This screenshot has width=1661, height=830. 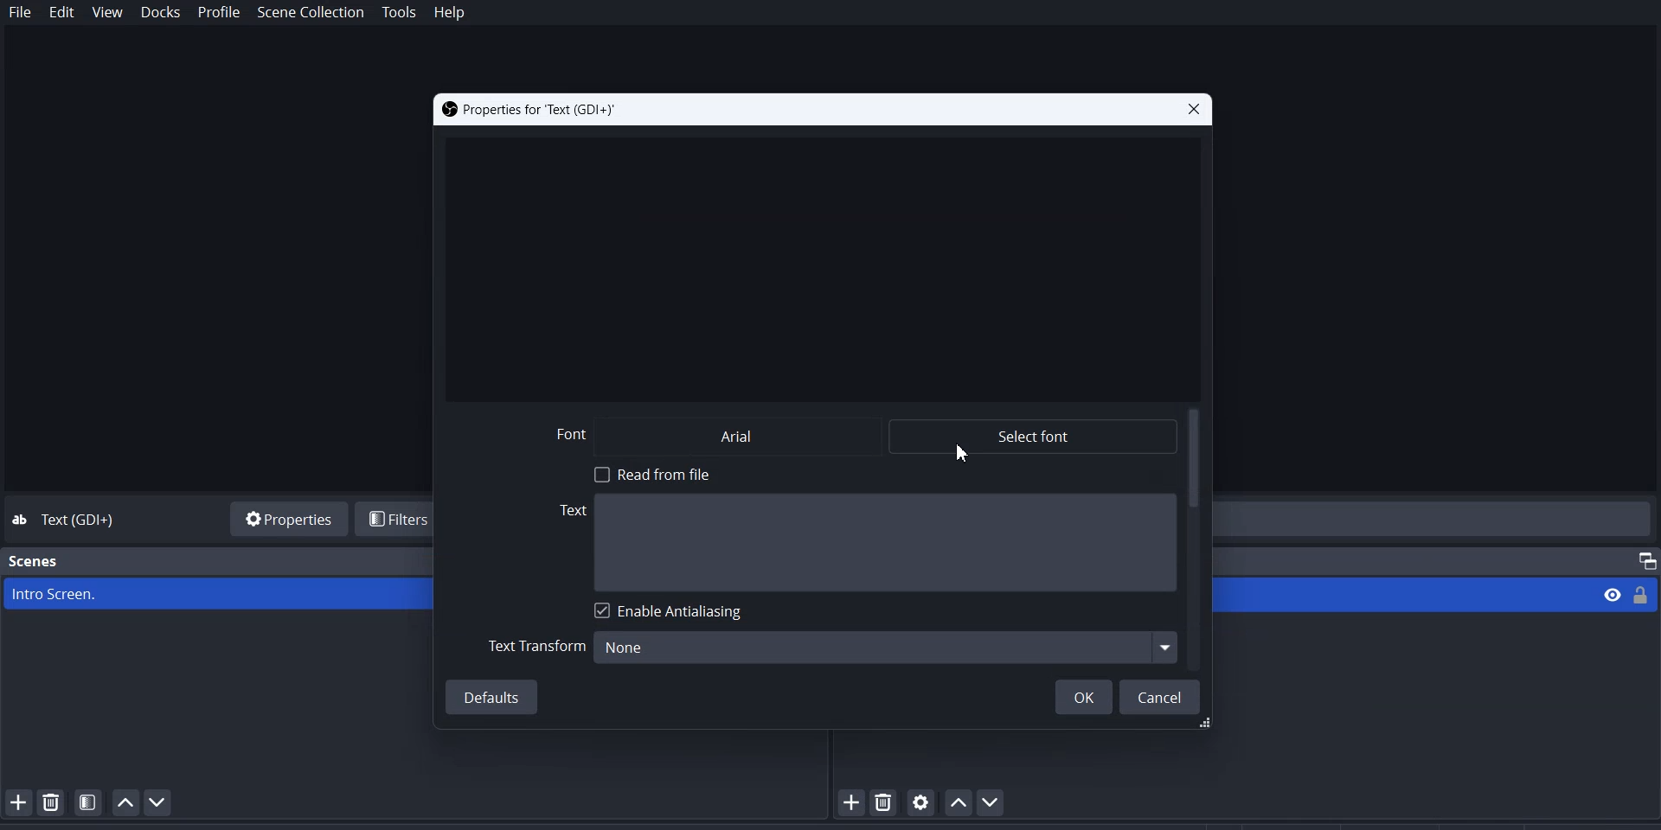 I want to click on Add Scene, so click(x=16, y=801).